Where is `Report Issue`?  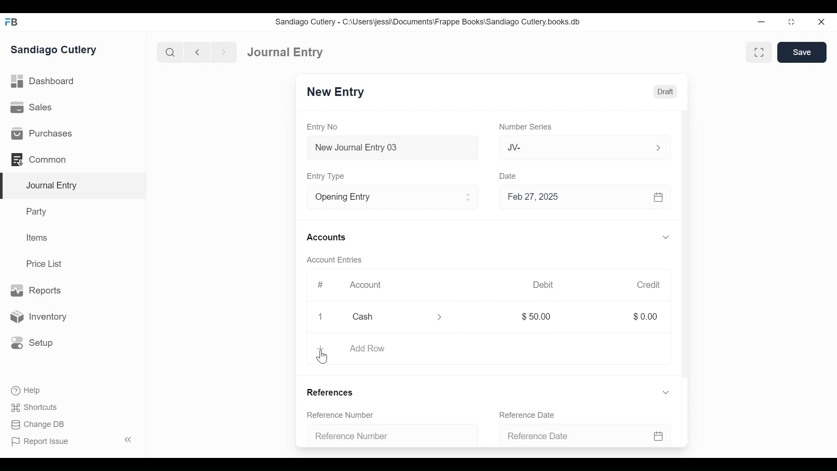
Report Issue is located at coordinates (41, 442).